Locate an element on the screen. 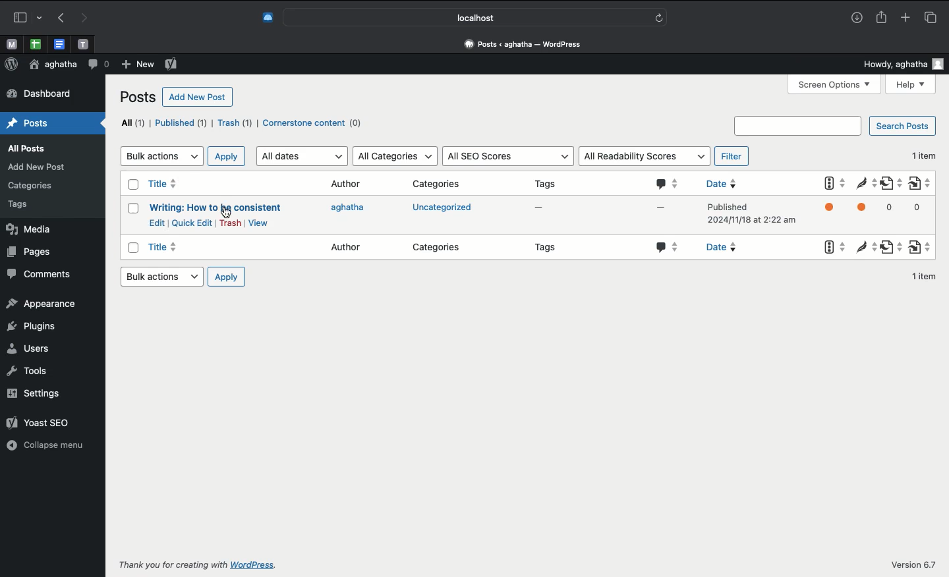  yoast seo is located at coordinates (38, 424).